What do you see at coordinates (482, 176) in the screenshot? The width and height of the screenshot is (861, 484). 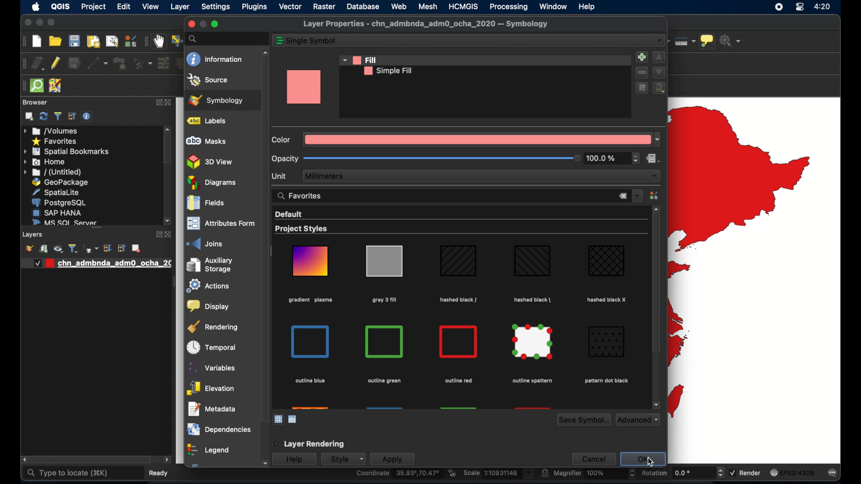 I see `millimeters dropdown` at bounding box center [482, 176].